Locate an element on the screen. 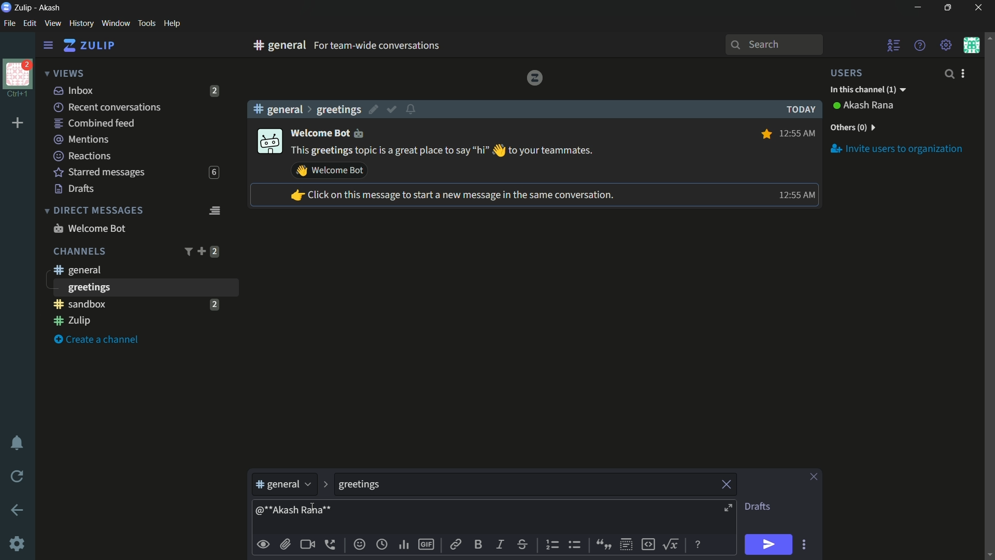  mark as resolved is located at coordinates (393, 110).